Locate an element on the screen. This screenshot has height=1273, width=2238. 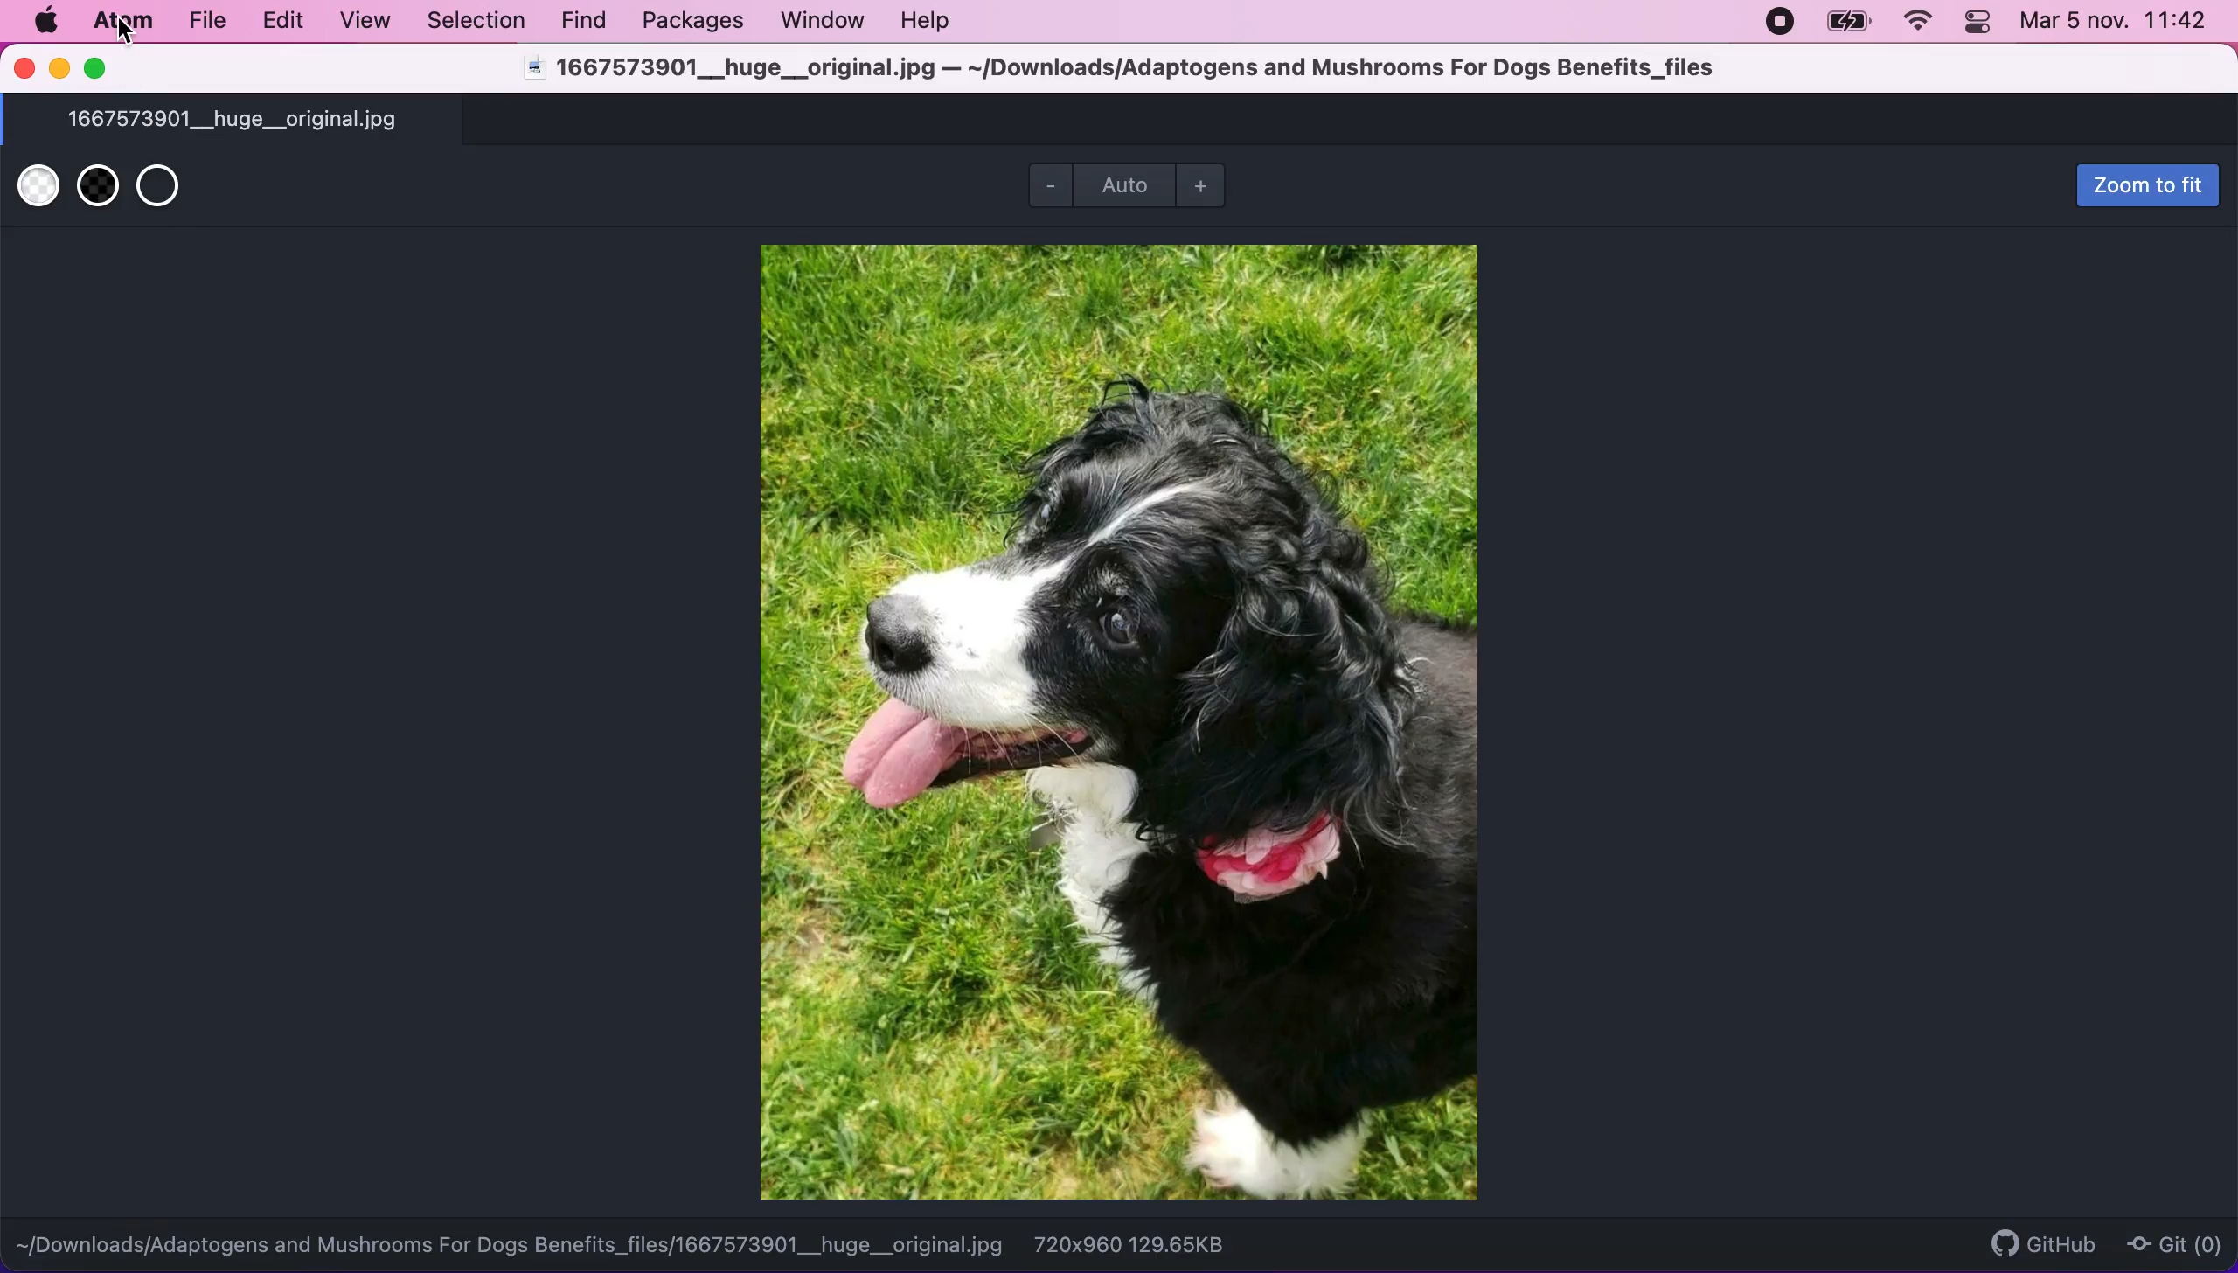
edit is located at coordinates (282, 19).